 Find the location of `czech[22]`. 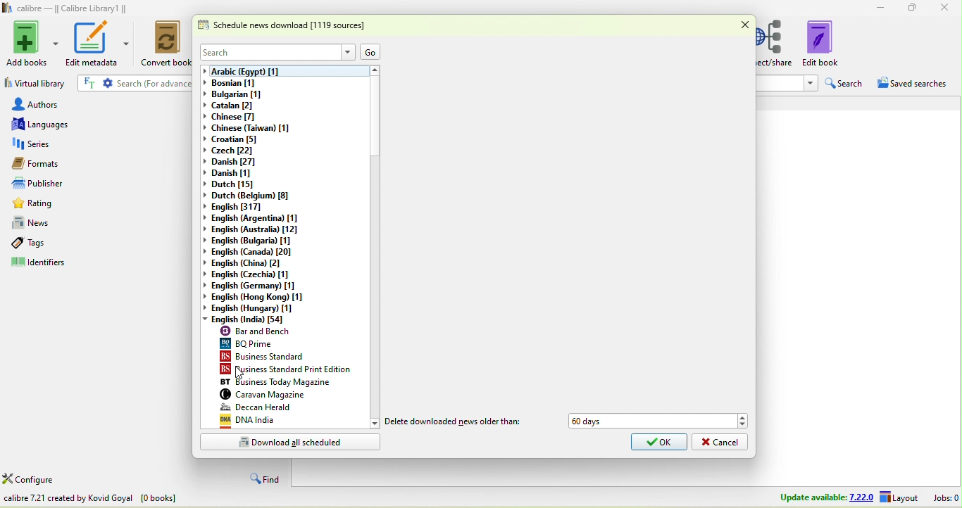

czech[22] is located at coordinates (234, 150).